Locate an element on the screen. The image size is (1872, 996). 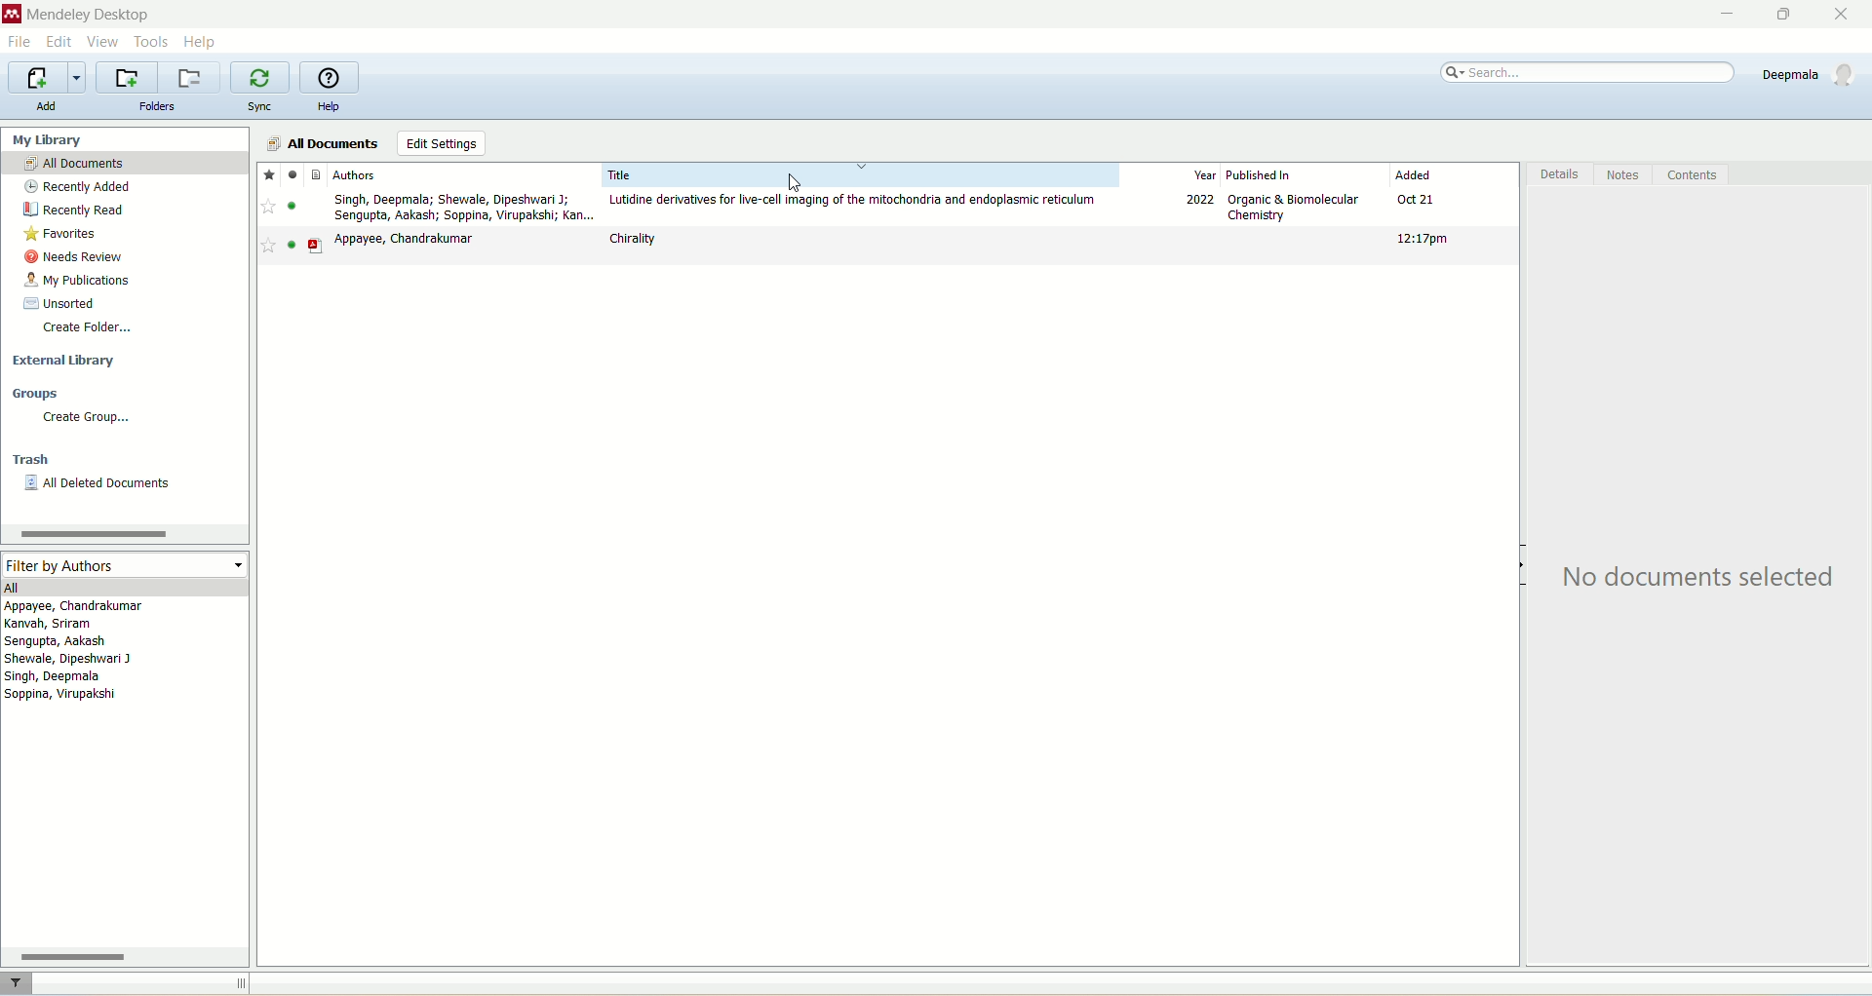
read/unread is located at coordinates (297, 173).